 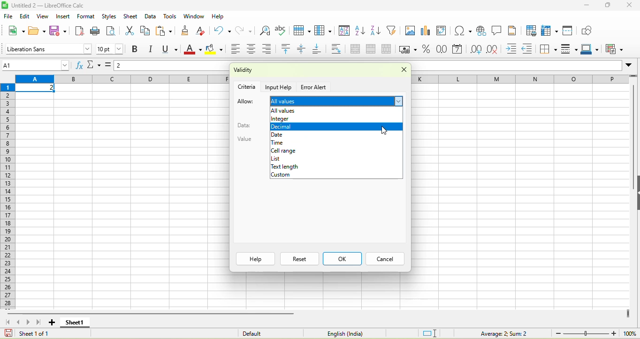 What do you see at coordinates (287, 49) in the screenshot?
I see `align top` at bounding box center [287, 49].